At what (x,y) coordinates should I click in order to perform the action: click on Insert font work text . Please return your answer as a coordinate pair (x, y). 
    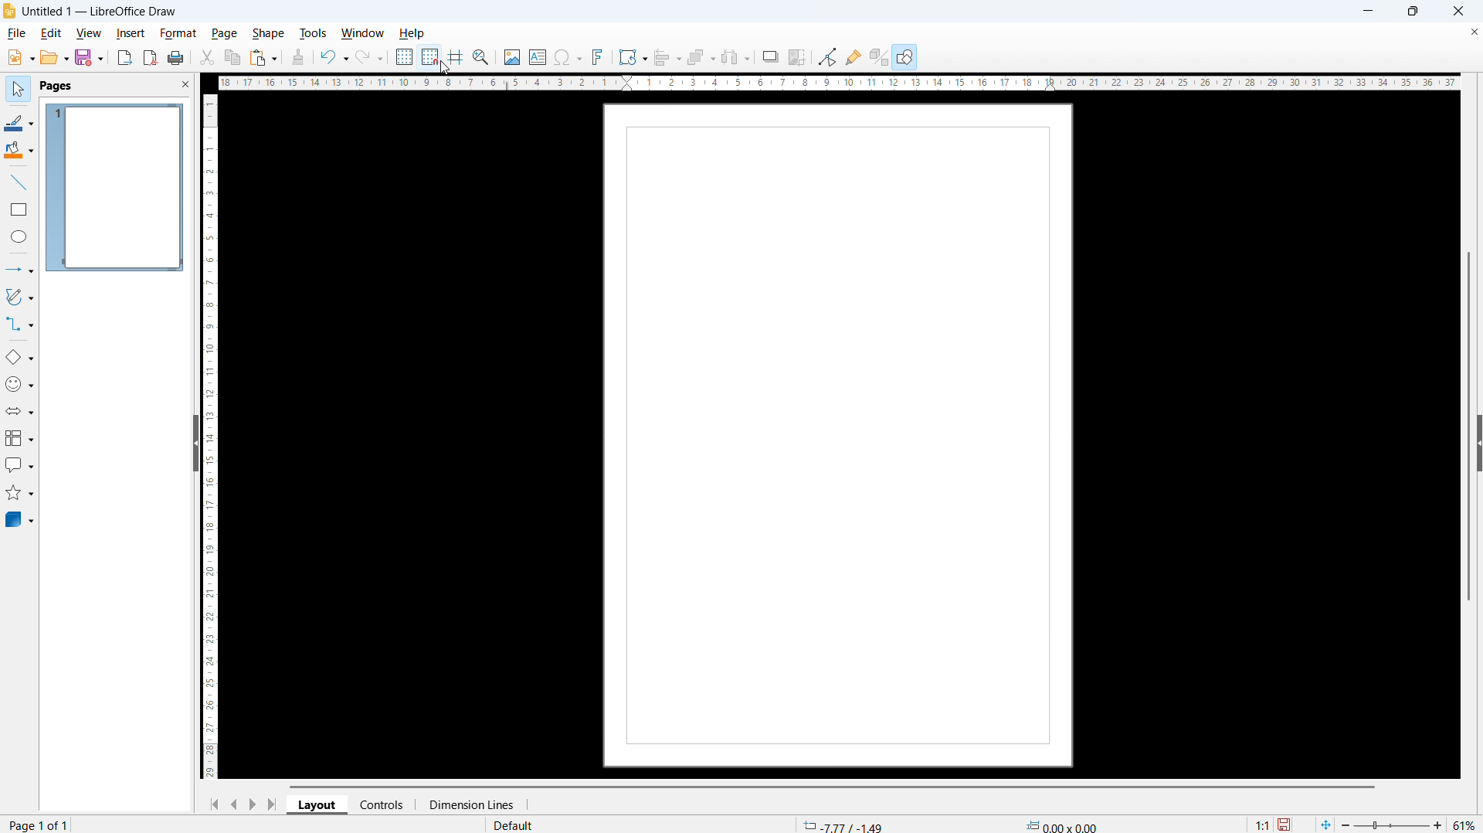
    Looking at the image, I should click on (599, 57).